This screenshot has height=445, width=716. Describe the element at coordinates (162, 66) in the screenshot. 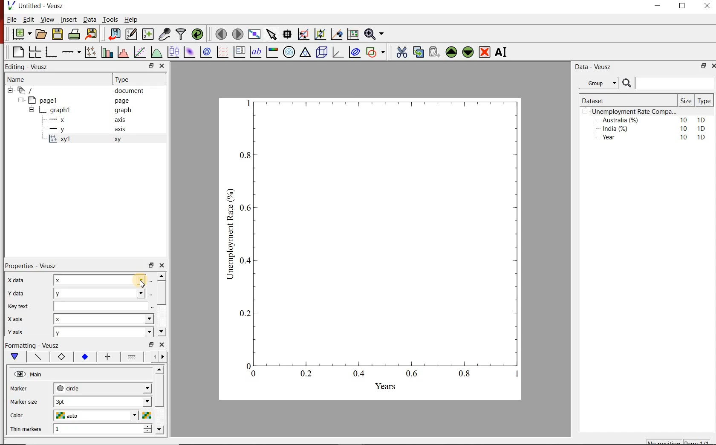

I see `close` at that location.